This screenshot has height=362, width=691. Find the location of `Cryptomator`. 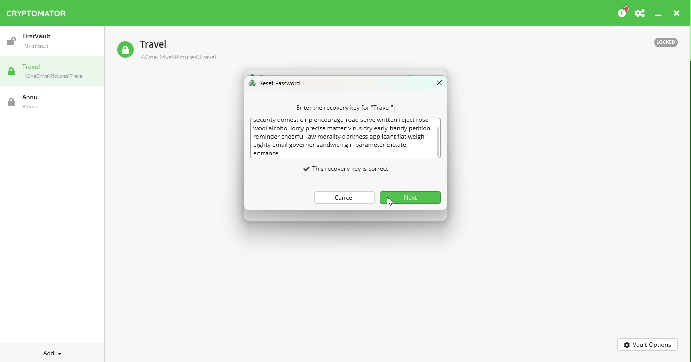

Cryptomator is located at coordinates (36, 11).